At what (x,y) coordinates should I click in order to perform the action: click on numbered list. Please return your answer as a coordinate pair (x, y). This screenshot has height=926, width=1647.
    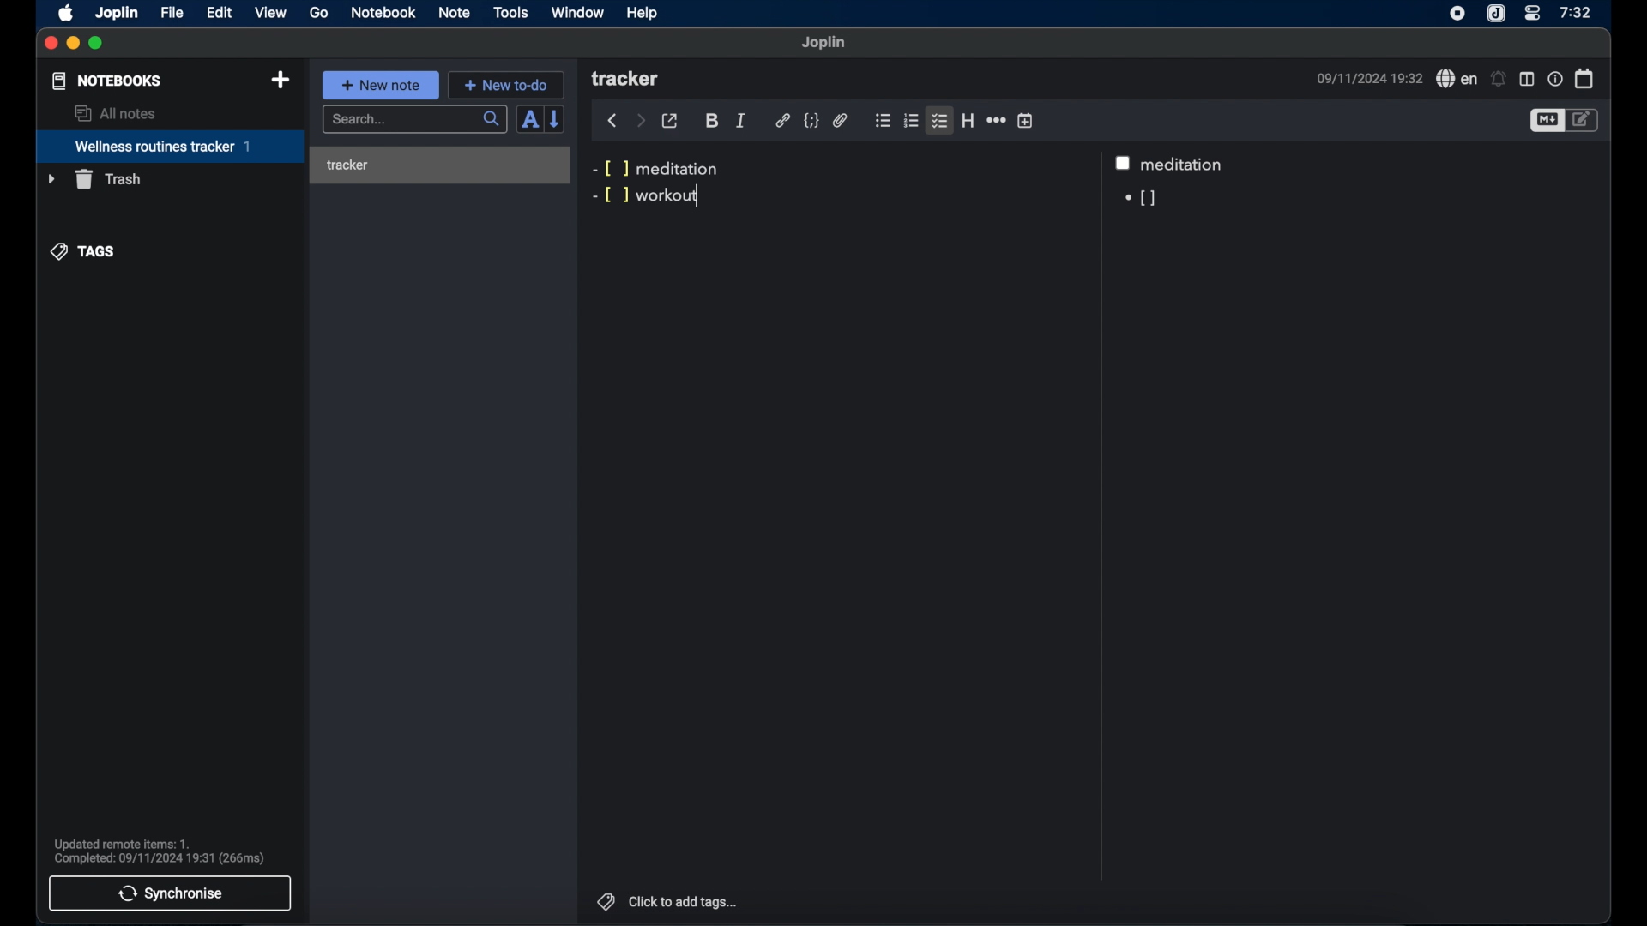
    Looking at the image, I should click on (912, 121).